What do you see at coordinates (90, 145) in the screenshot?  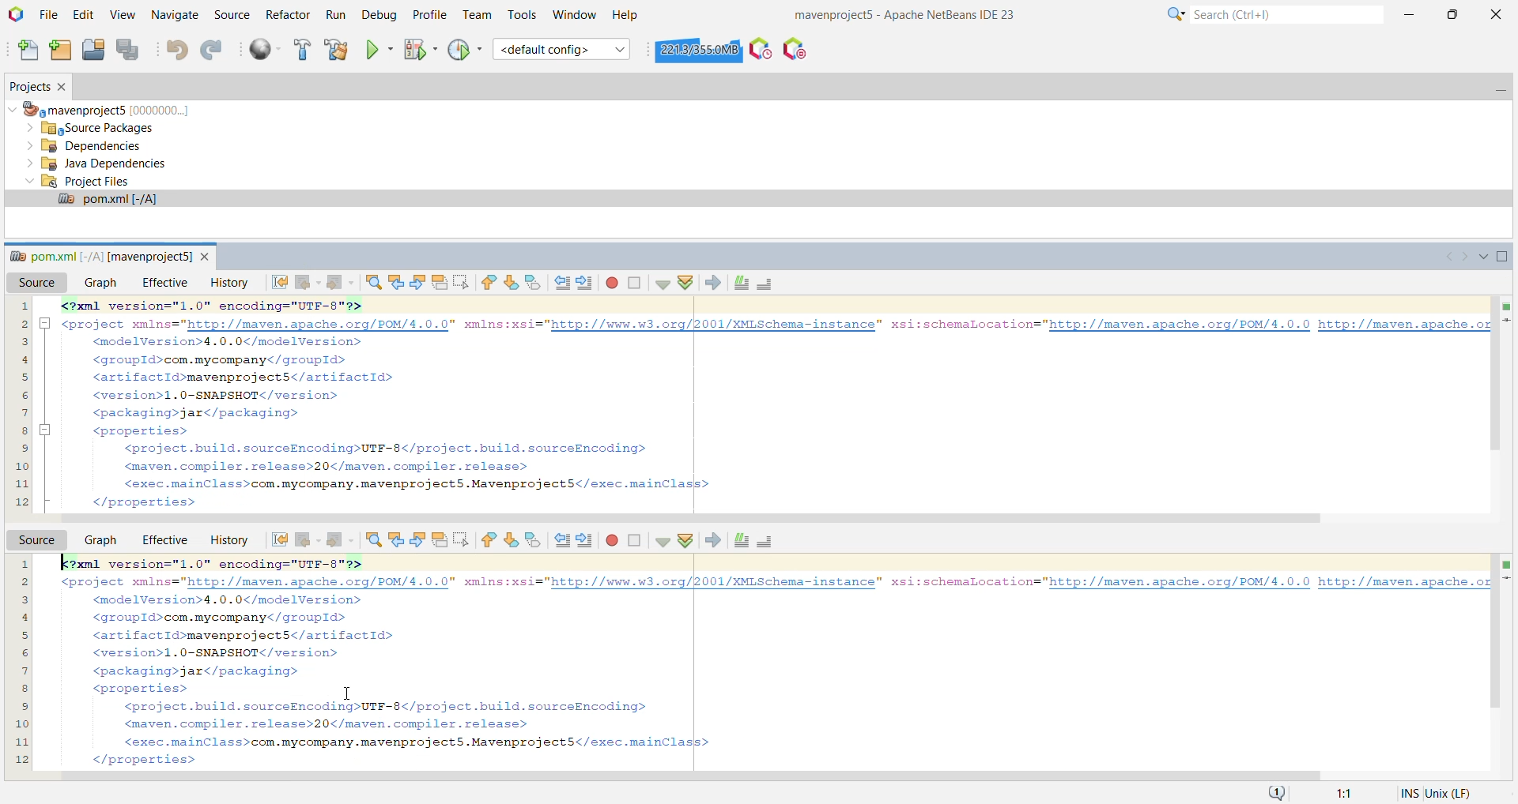 I see `Dependencies` at bounding box center [90, 145].